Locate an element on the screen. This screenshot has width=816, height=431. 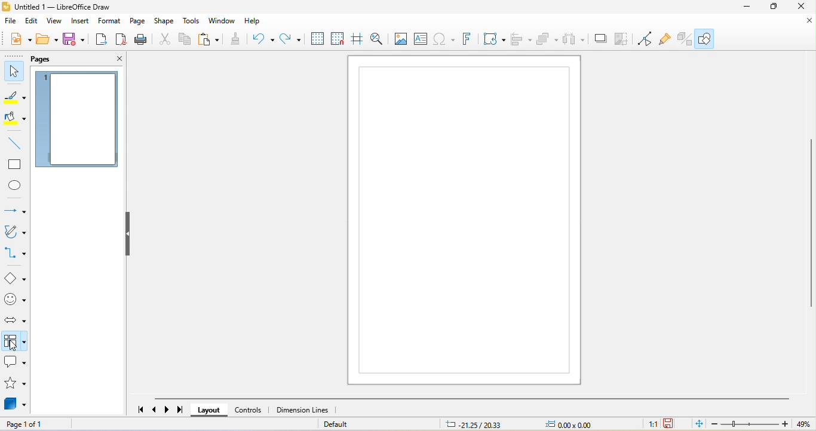
select is located at coordinates (14, 72).